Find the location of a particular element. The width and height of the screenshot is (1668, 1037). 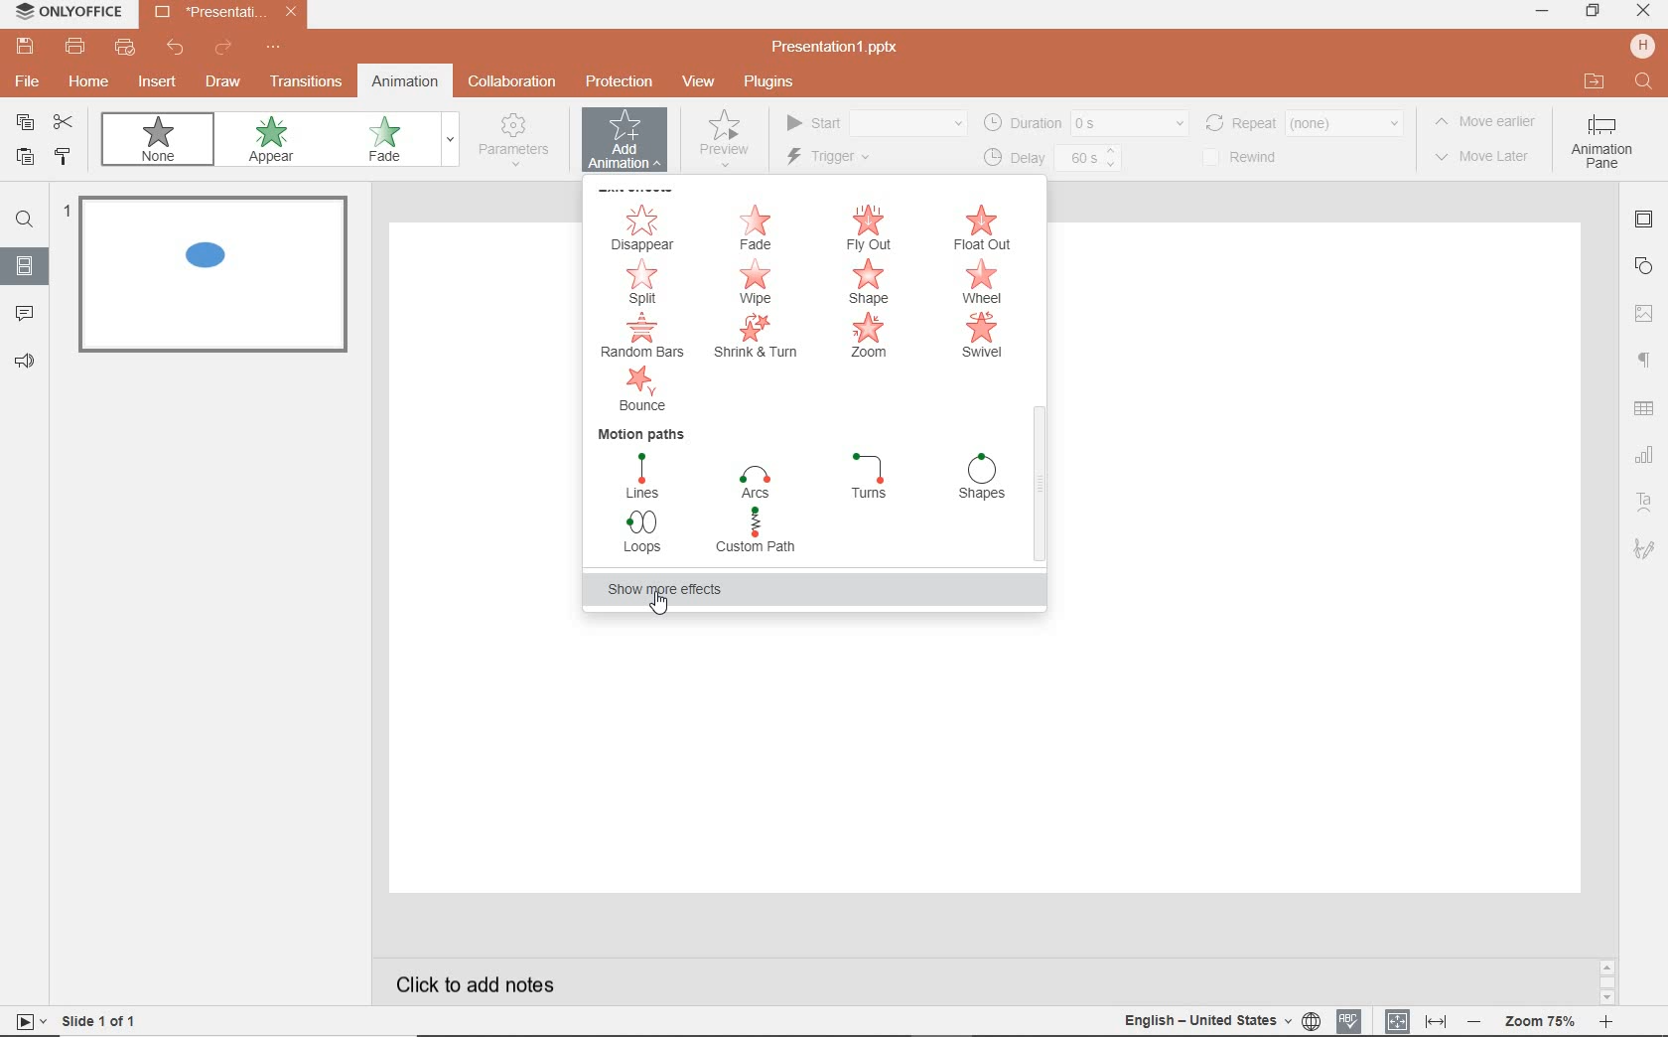

find is located at coordinates (25, 222).